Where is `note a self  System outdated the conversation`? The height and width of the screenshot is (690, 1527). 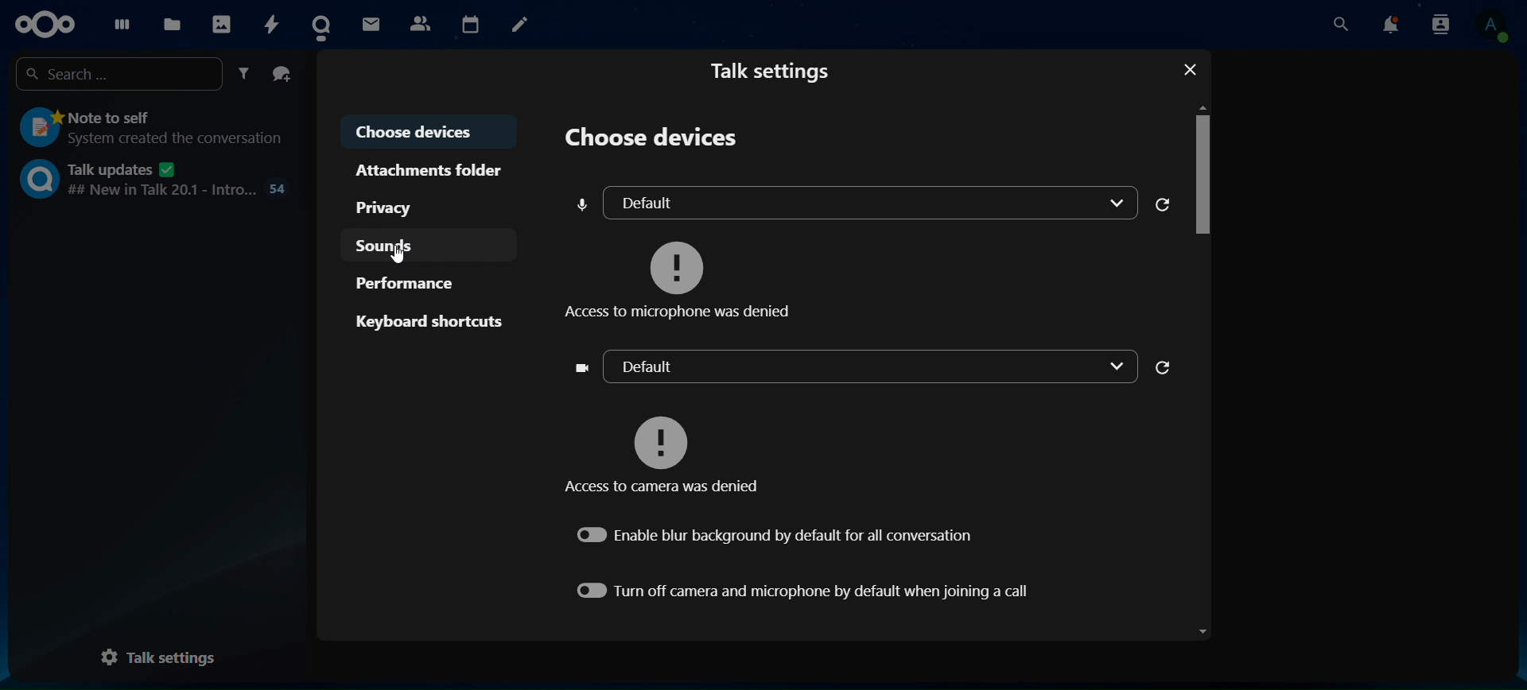
note a self  System outdated the conversation is located at coordinates (153, 126).